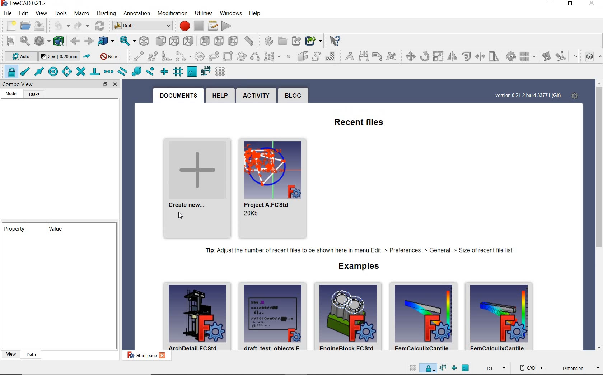 The image size is (603, 375). Describe the element at coordinates (220, 71) in the screenshot. I see `toggle grid` at that location.